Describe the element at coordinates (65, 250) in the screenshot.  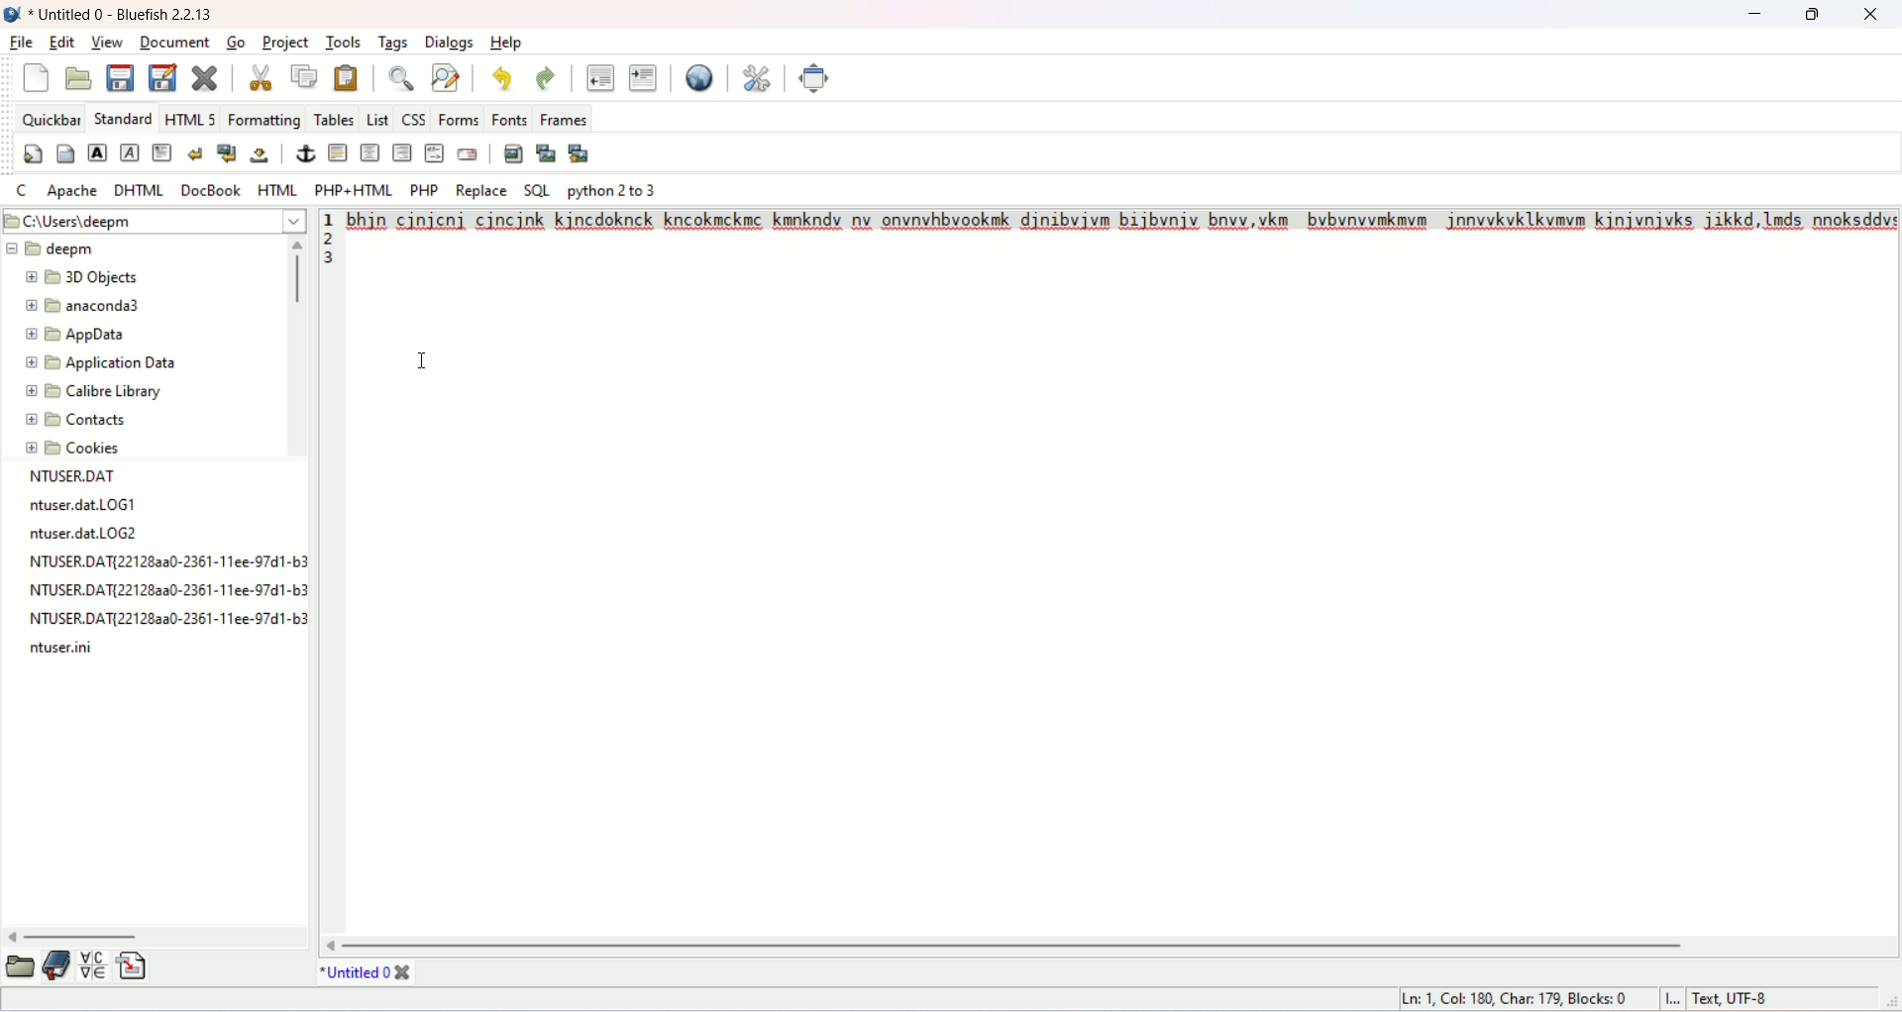
I see `deepm` at that location.